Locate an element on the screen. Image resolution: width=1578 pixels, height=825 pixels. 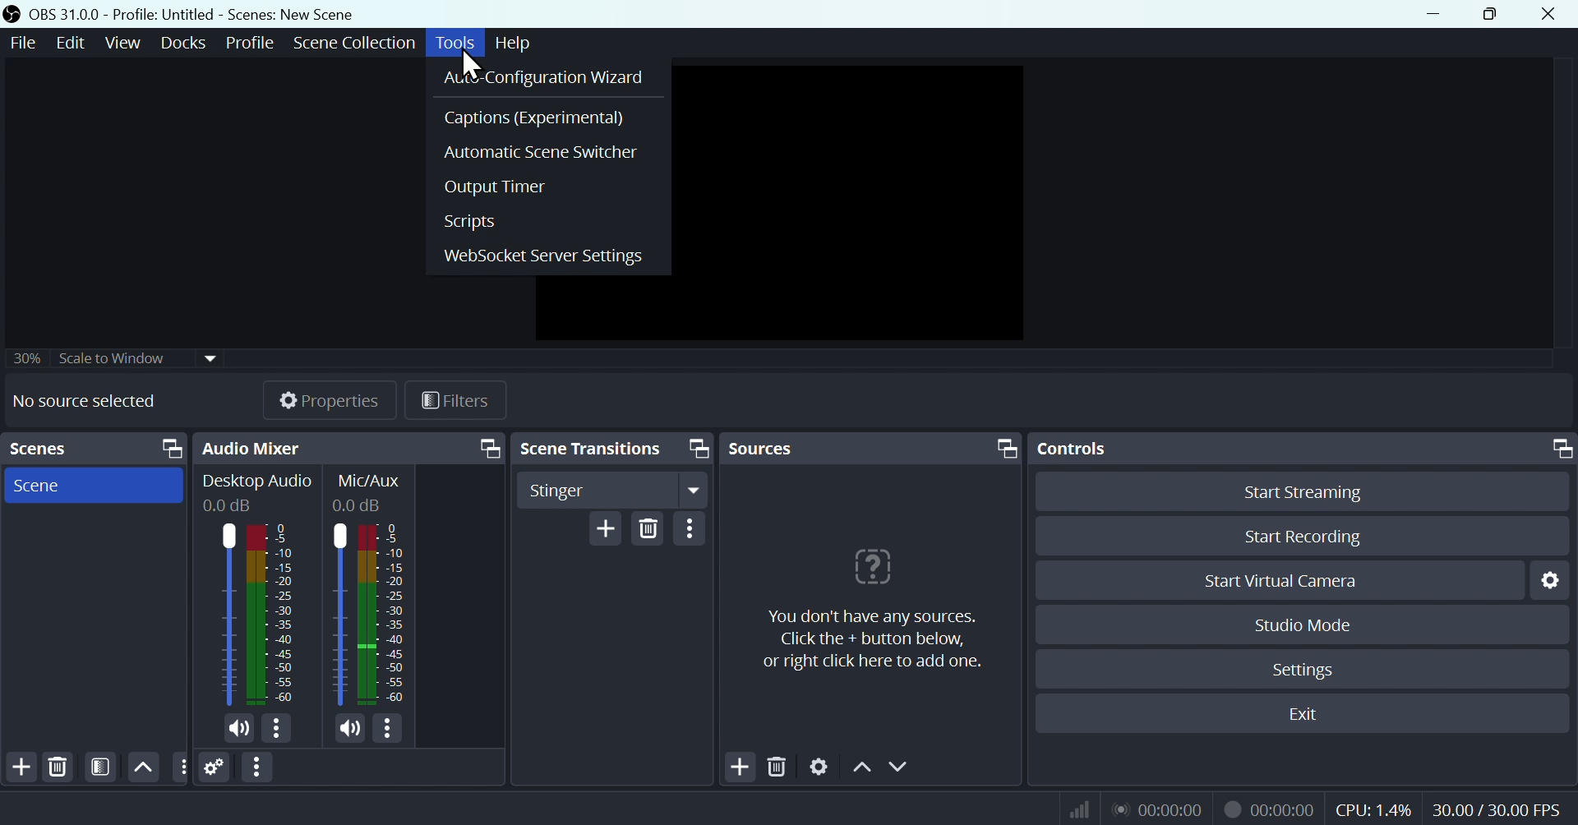
sources is located at coordinates (783, 448).